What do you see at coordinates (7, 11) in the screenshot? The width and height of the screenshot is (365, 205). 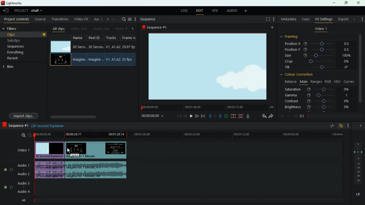 I see `back` at bounding box center [7, 11].